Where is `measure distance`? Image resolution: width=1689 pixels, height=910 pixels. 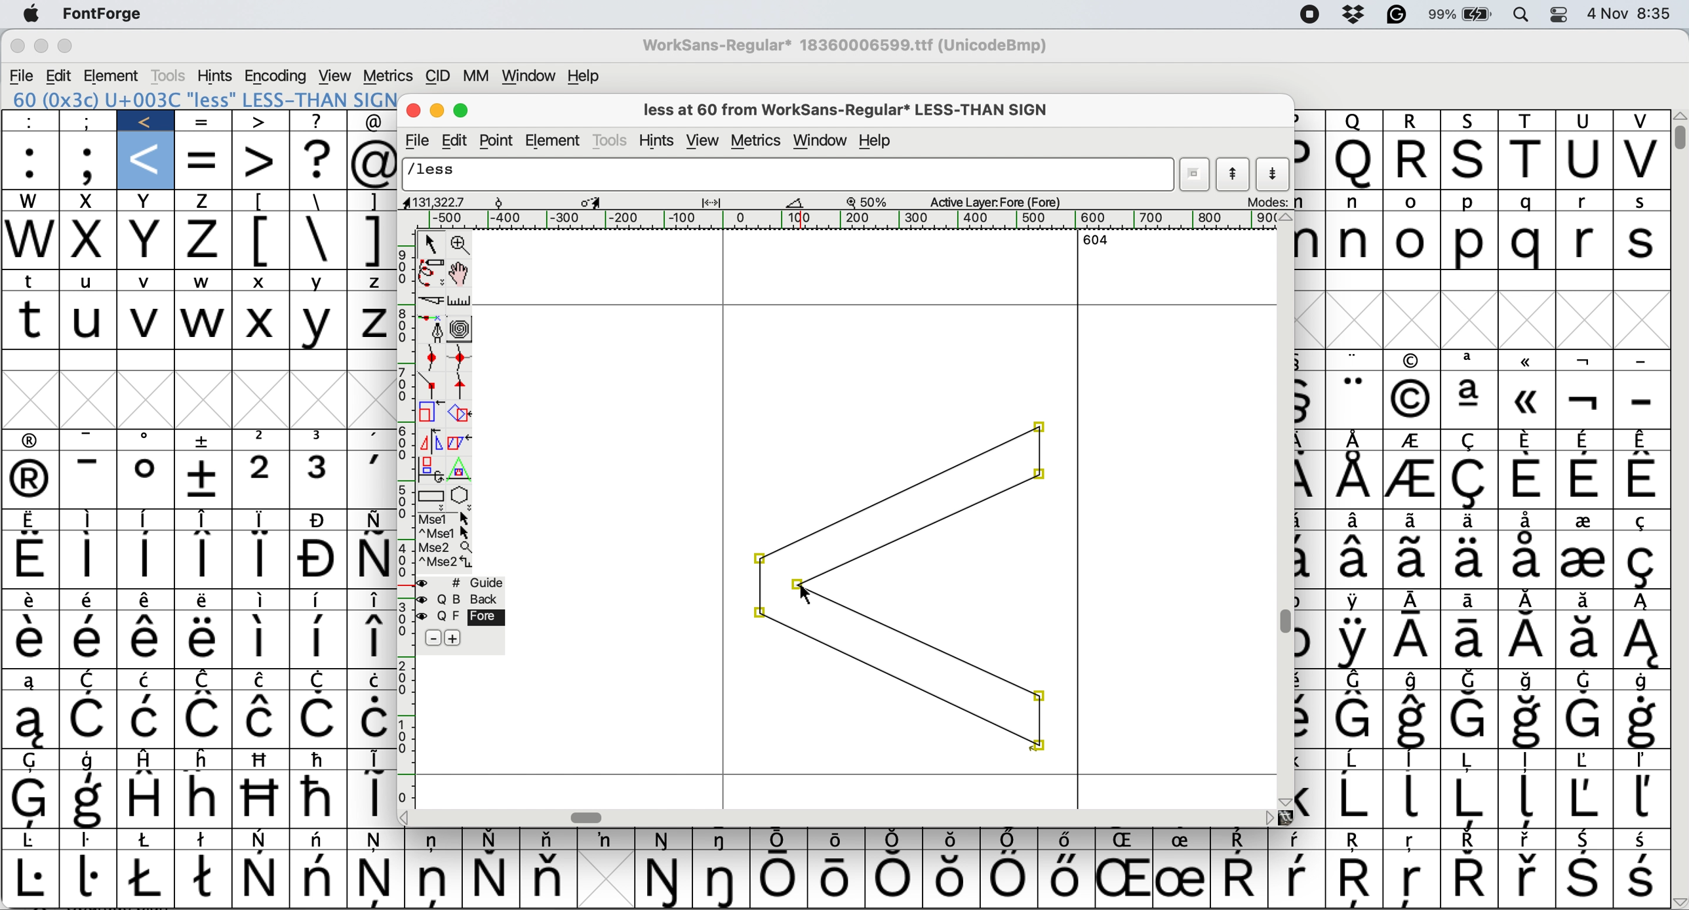
measure distance is located at coordinates (462, 300).